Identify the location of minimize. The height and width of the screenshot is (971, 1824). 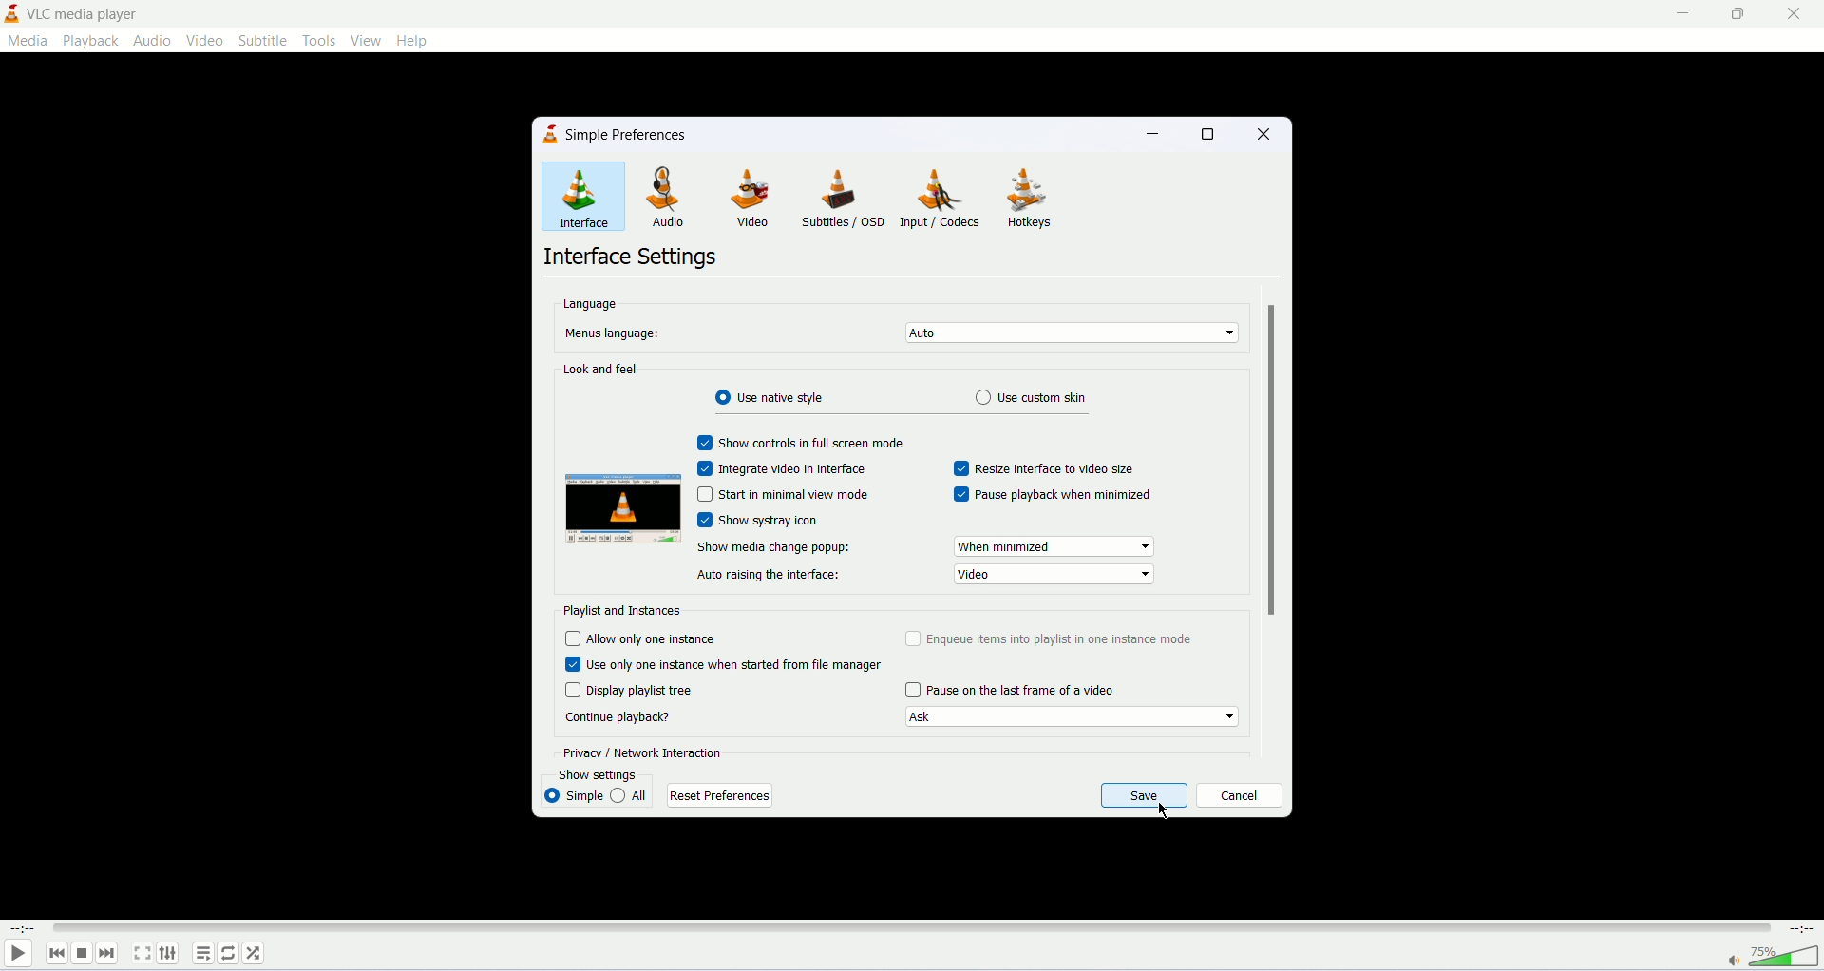
(1150, 134).